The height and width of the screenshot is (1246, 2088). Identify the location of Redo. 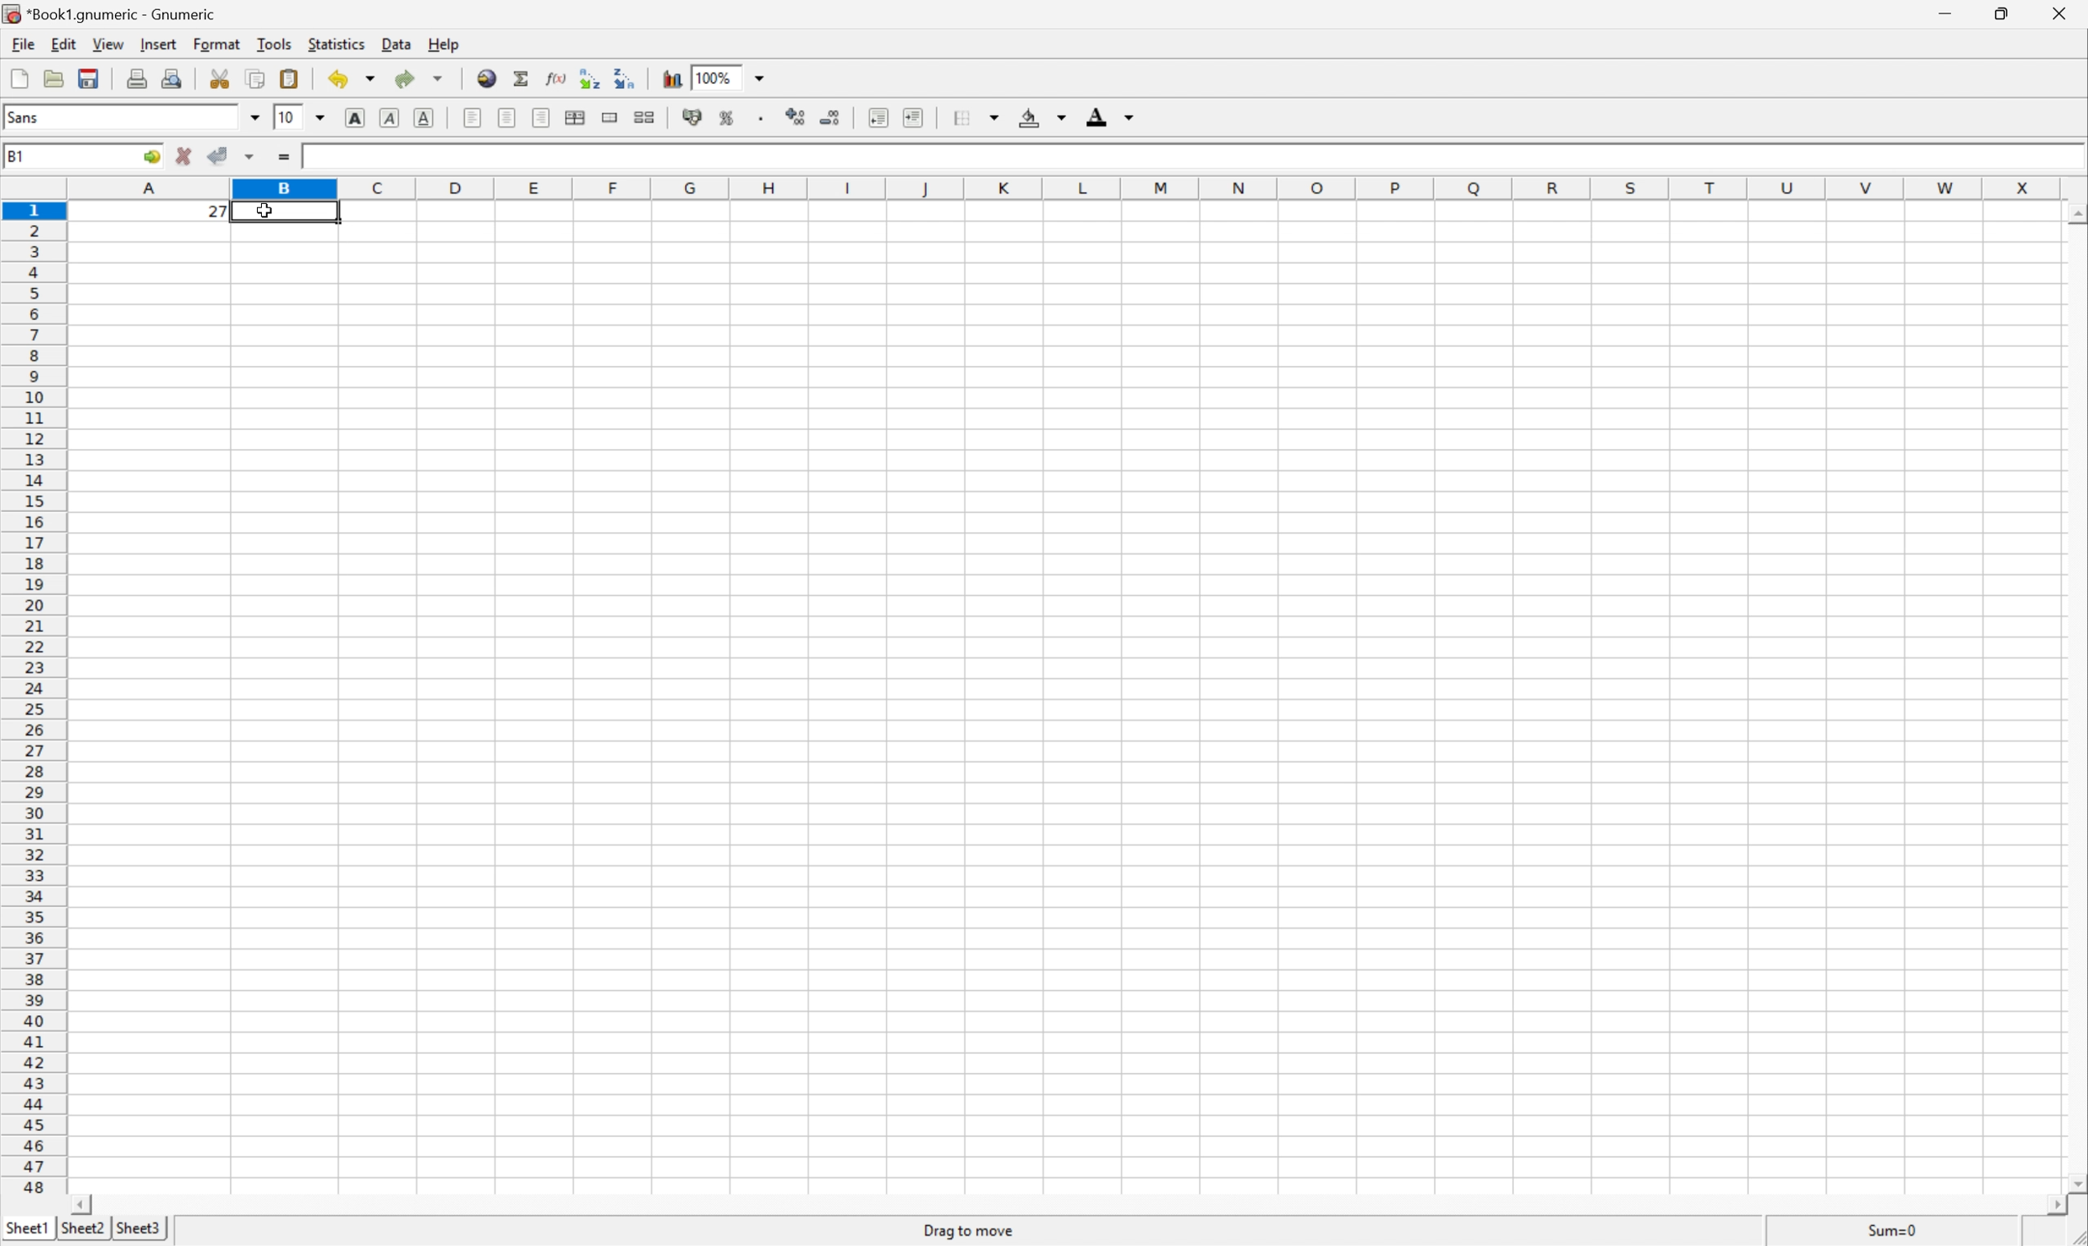
(416, 78).